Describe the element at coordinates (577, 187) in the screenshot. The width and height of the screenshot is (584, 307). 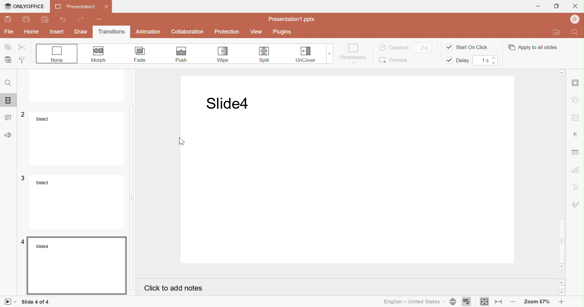
I see `Text align` at that location.